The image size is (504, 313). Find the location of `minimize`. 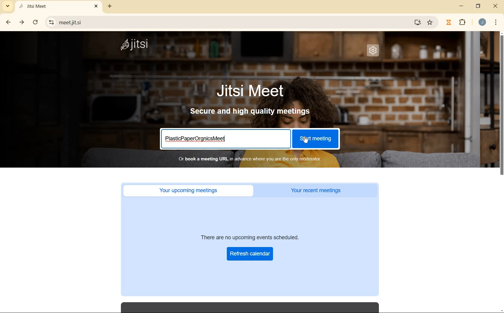

minimize is located at coordinates (462, 6).